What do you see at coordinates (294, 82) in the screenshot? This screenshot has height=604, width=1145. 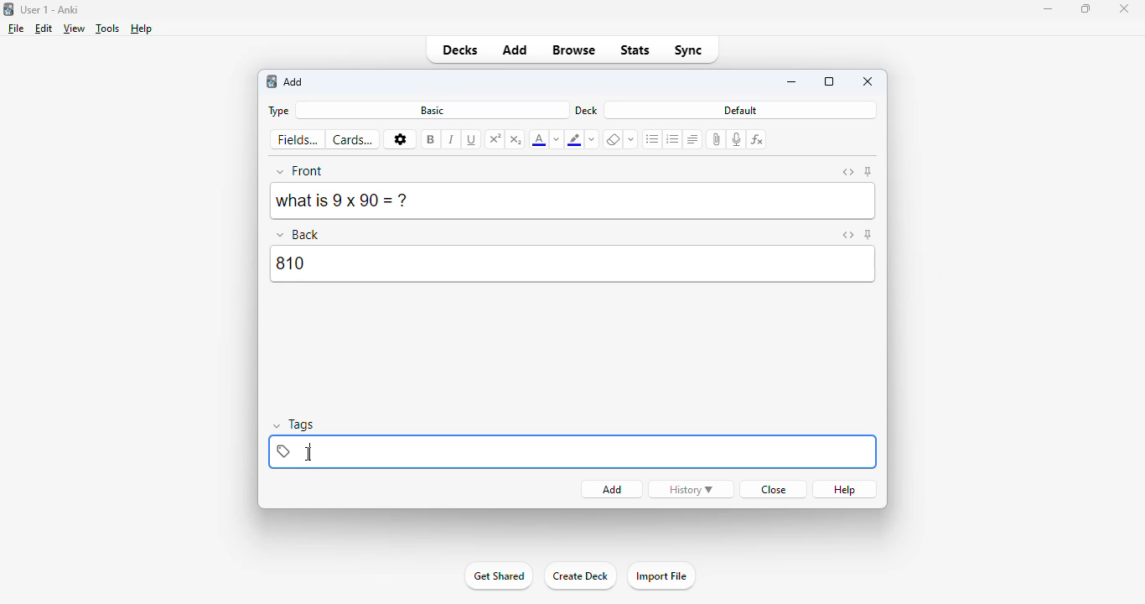 I see `add` at bounding box center [294, 82].